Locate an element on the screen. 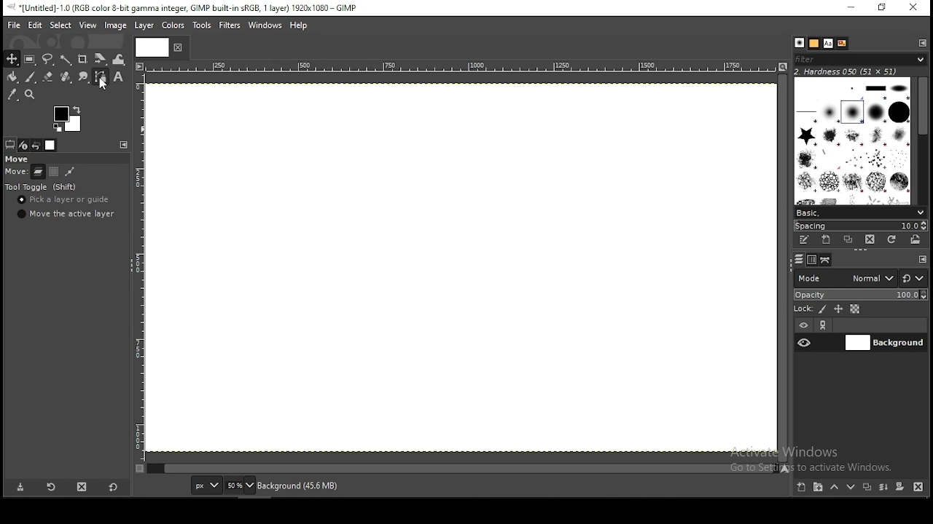 This screenshot has height=524, width=933.  delete layer is located at coordinates (918, 488).